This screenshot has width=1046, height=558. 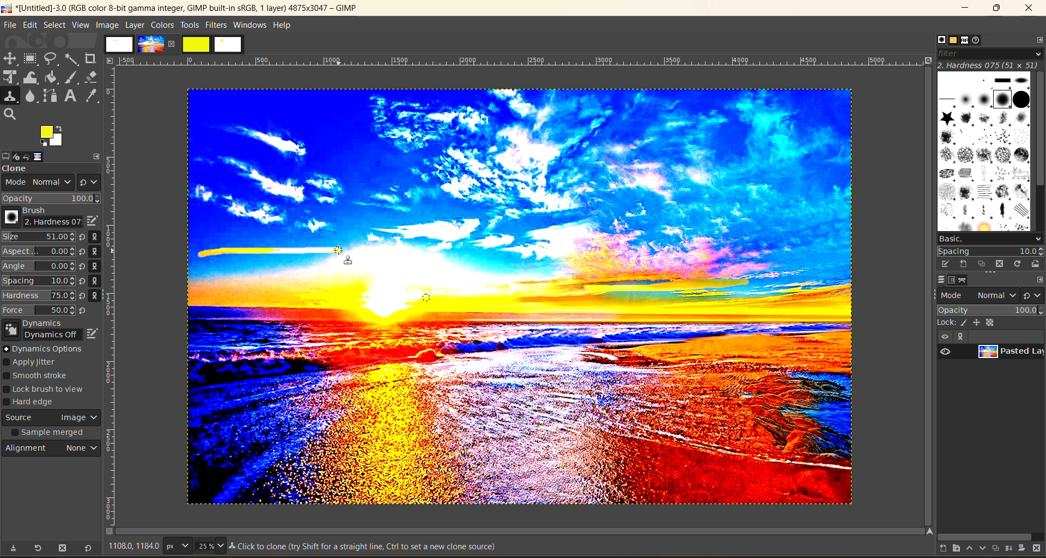 I want to click on patterns, so click(x=952, y=41).